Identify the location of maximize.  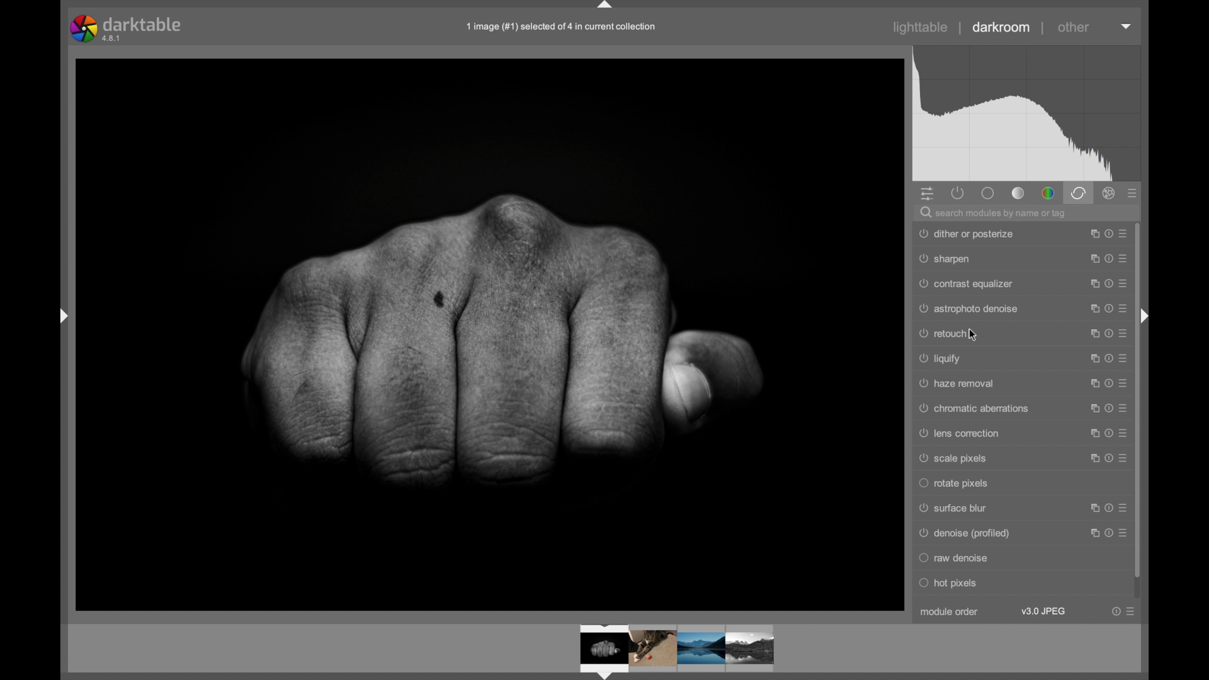
(1093, 234).